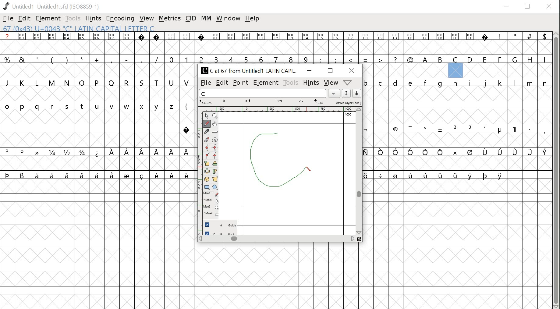 The image size is (560, 309). Describe the element at coordinates (253, 19) in the screenshot. I see `help` at that location.